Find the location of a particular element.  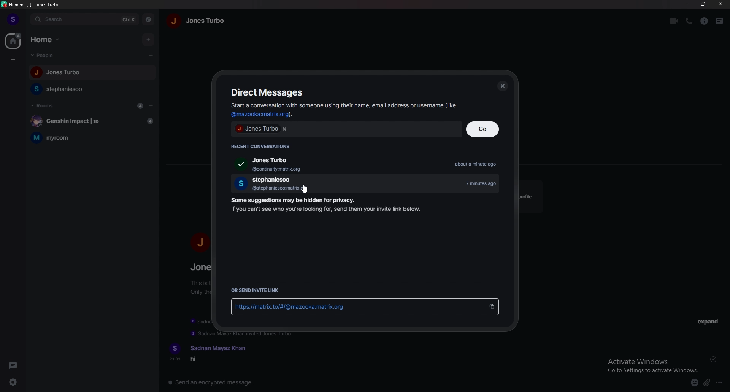

or send invite link is located at coordinates (258, 290).